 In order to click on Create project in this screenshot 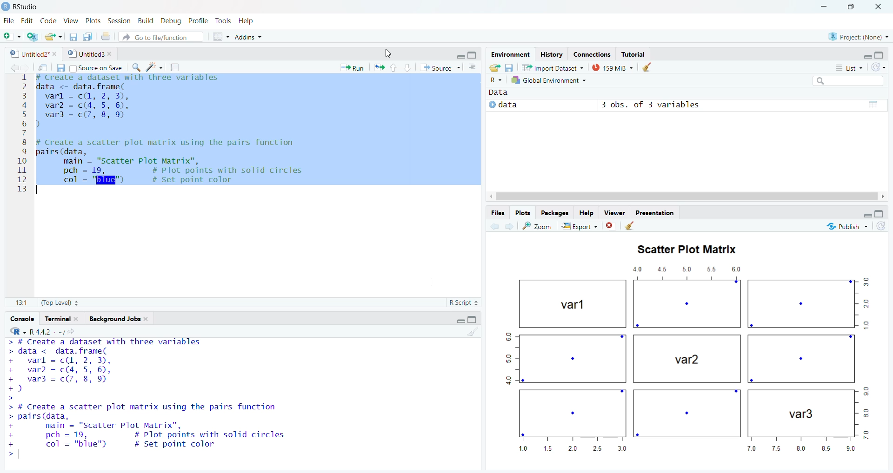, I will do `click(33, 37)`.